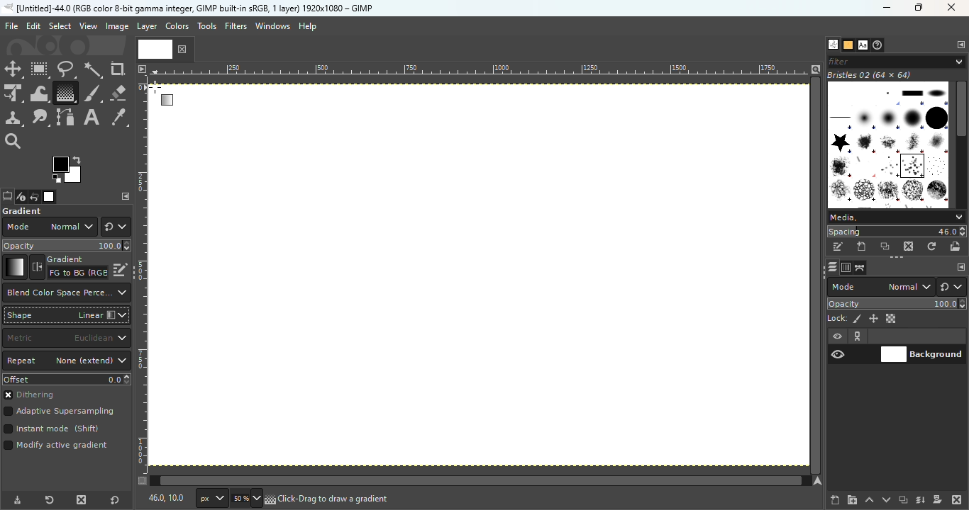 The image size is (969, 510). Describe the element at coordinates (14, 140) in the screenshot. I see `Zoom tool` at that location.